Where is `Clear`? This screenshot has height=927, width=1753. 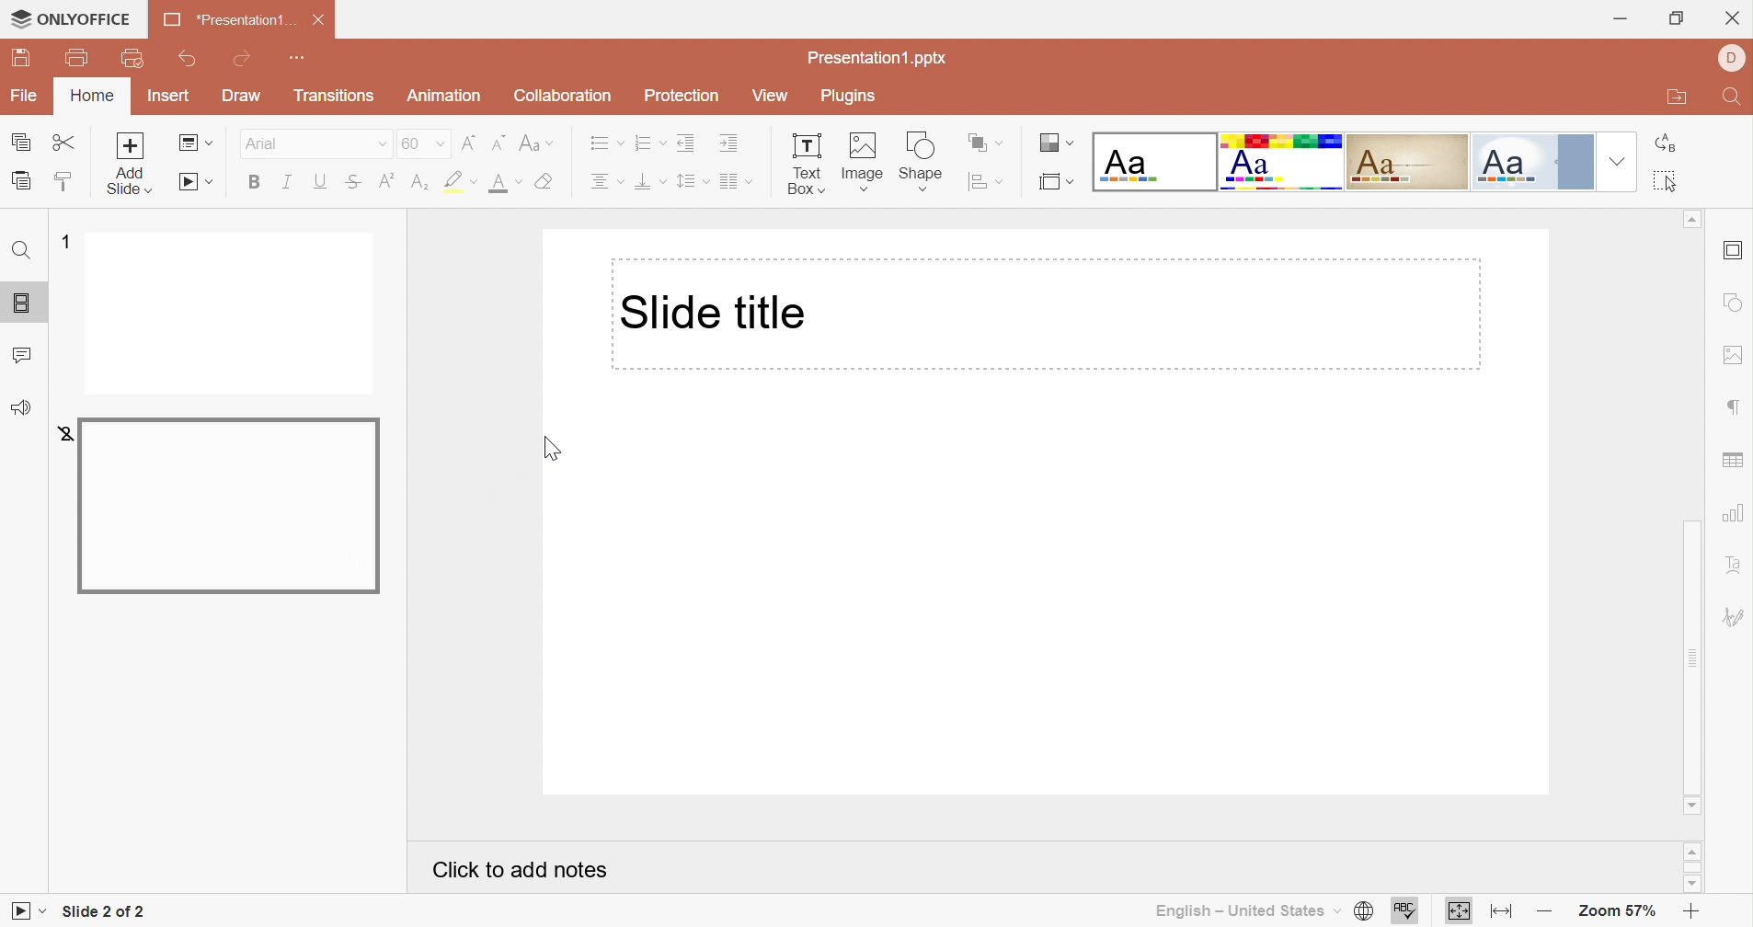
Clear is located at coordinates (547, 182).